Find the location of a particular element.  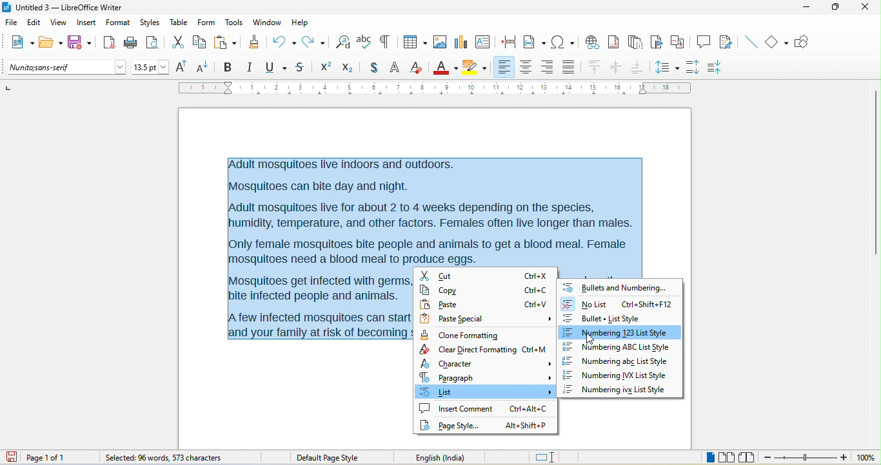

set line spacing is located at coordinates (668, 66).